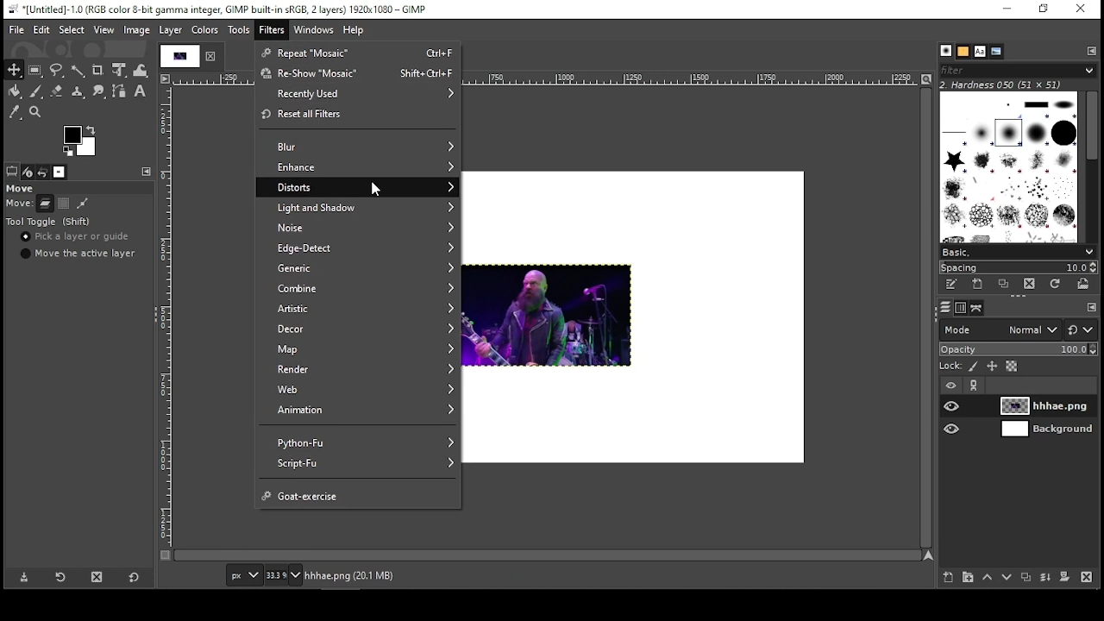 This screenshot has height=621, width=1104. What do you see at coordinates (38, 91) in the screenshot?
I see `paint brush tool` at bounding box center [38, 91].